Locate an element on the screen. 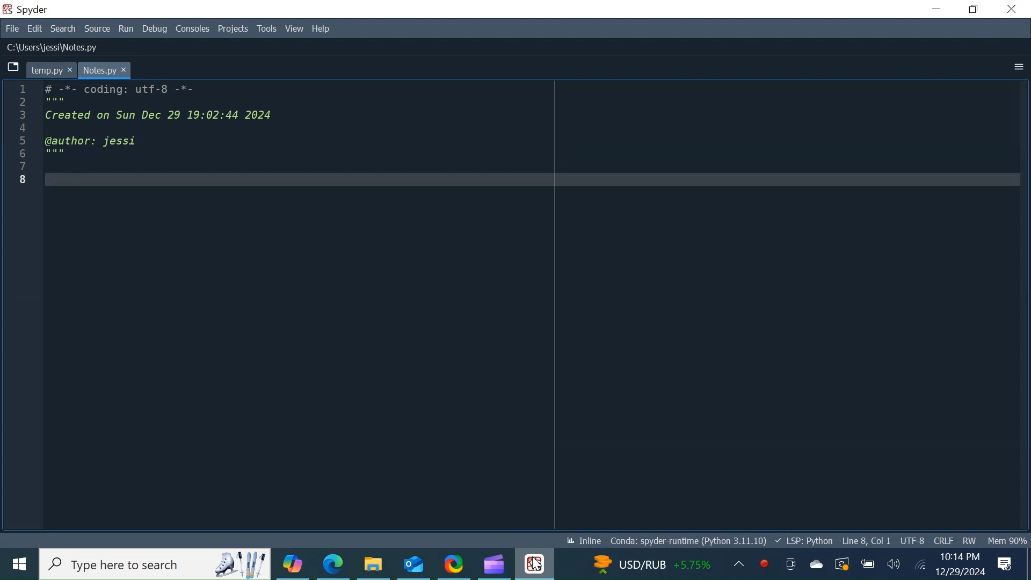 The height and width of the screenshot is (580, 1031). UTF-8 is located at coordinates (911, 540).